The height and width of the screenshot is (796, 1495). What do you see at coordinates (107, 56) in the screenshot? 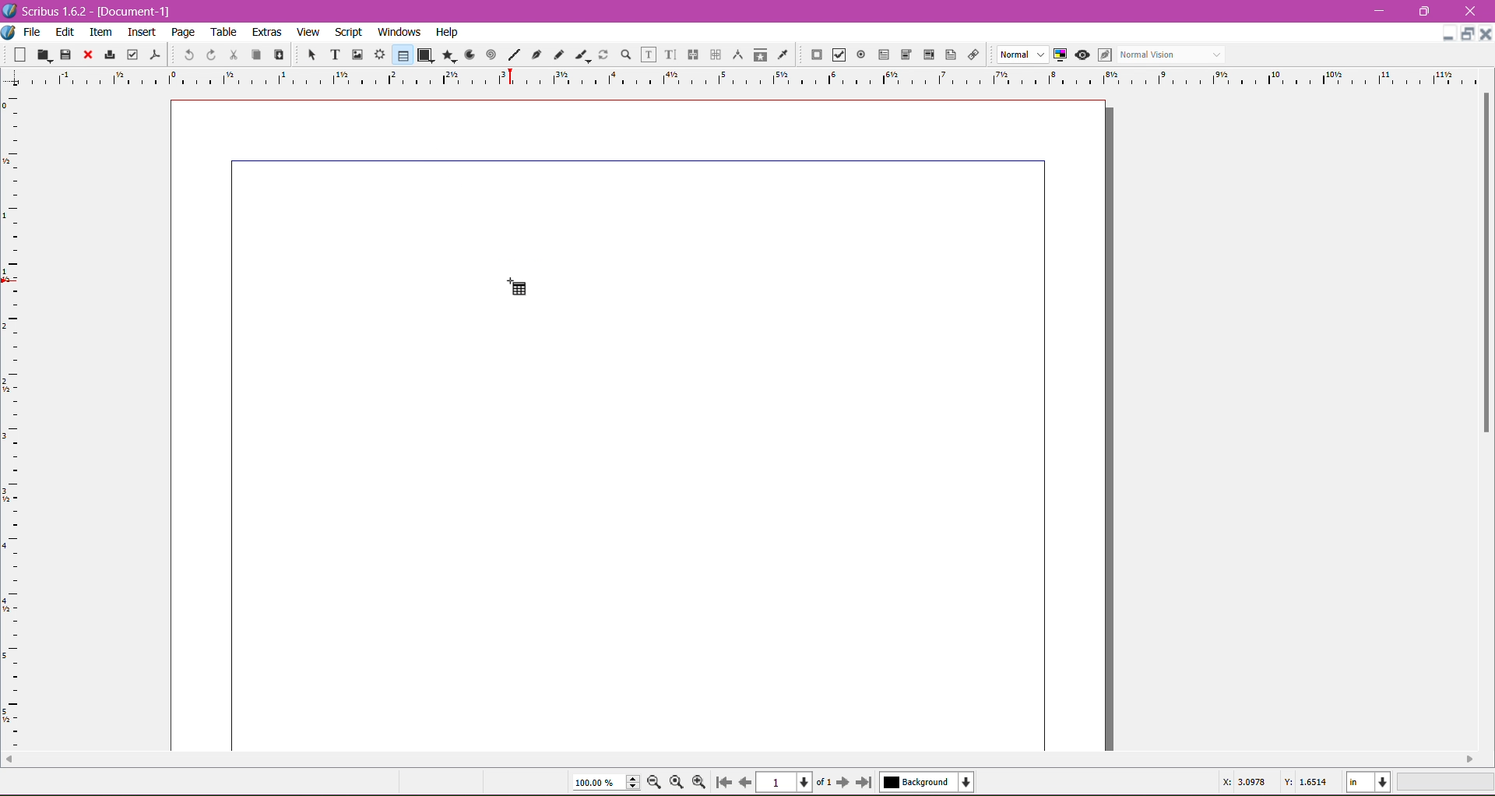
I see `Print` at bounding box center [107, 56].